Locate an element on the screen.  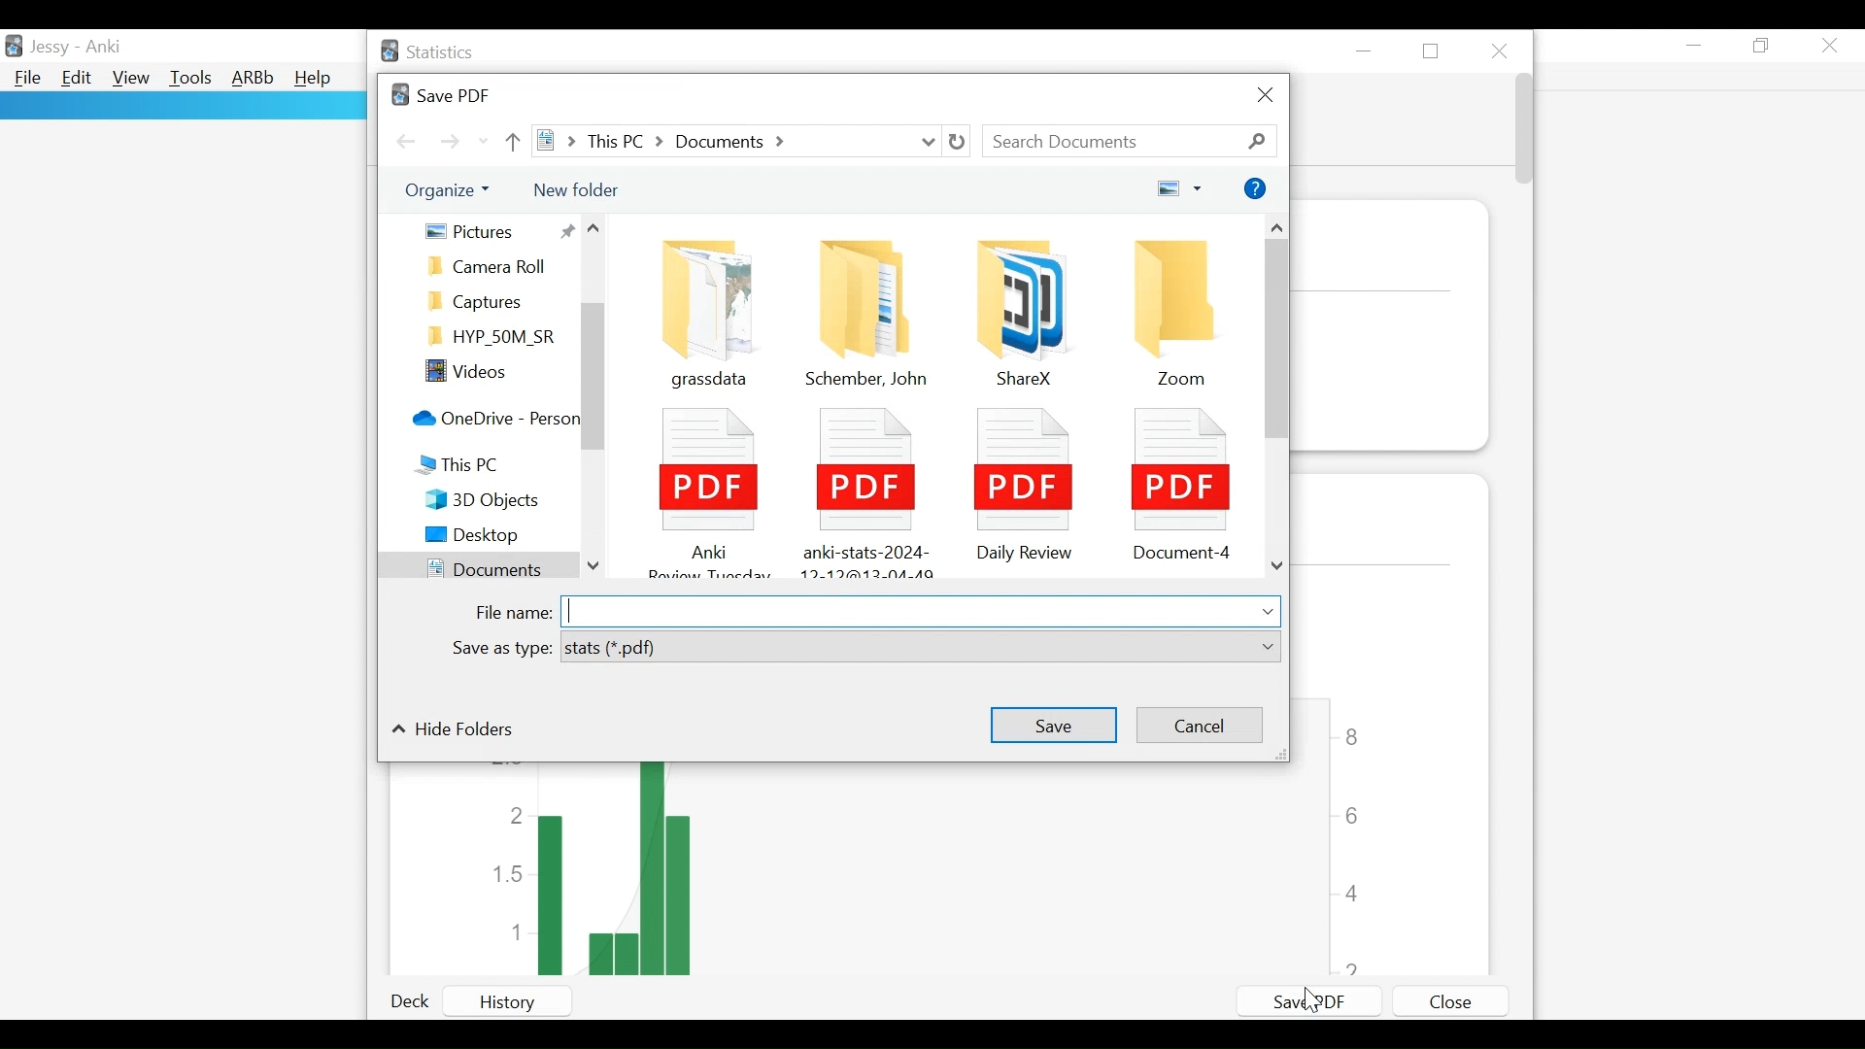
Go up is located at coordinates (515, 141).